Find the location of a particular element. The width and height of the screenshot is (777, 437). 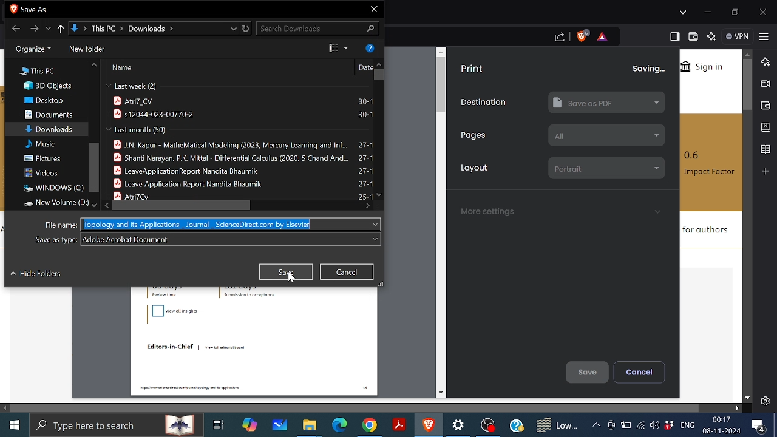

Hide folders is located at coordinates (36, 273).